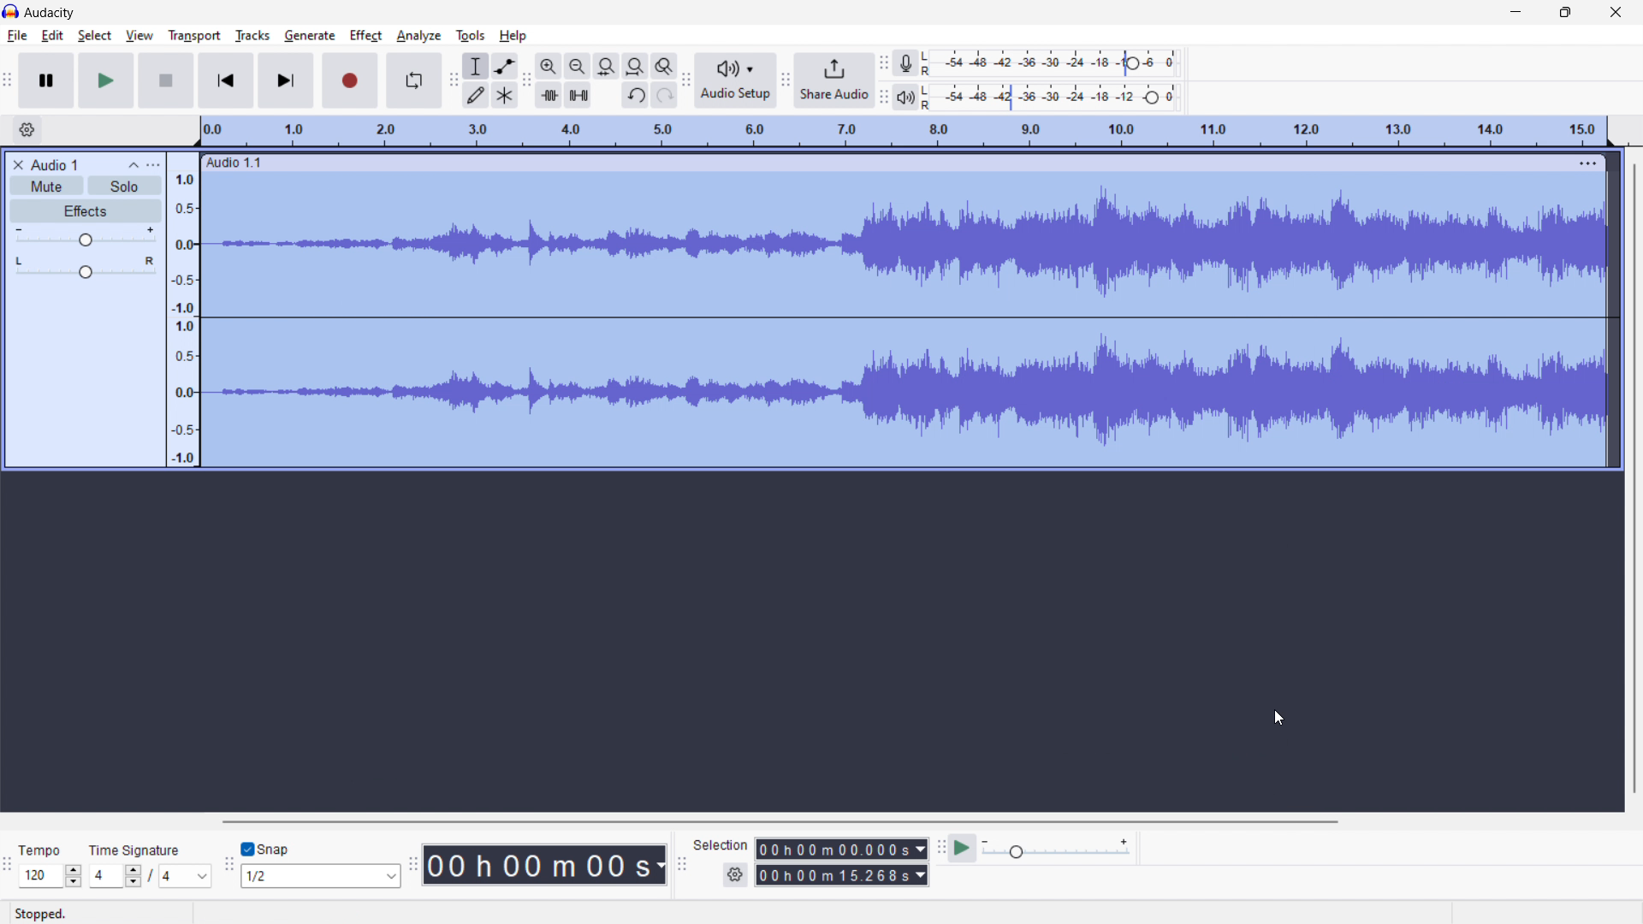 This screenshot has height=924, width=1643. I want to click on redo, so click(663, 95).